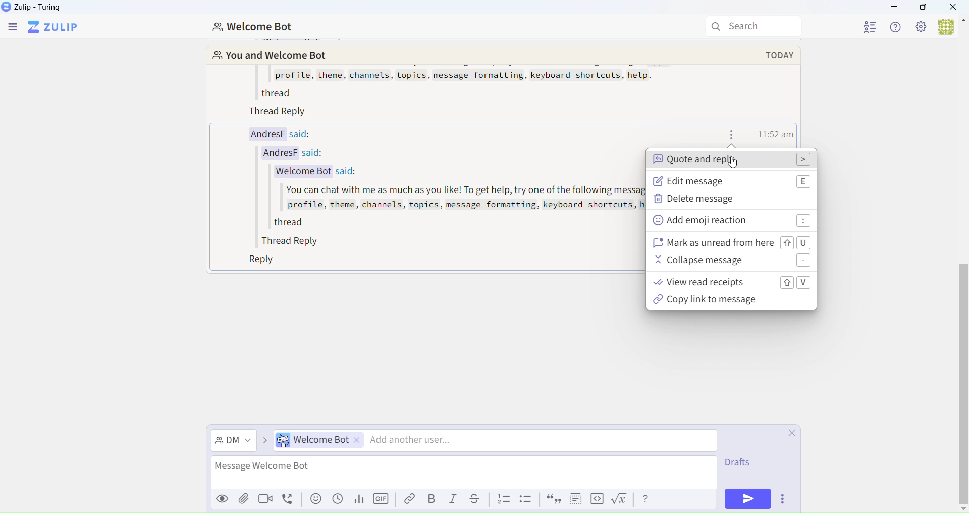  What do you see at coordinates (408, 499) in the screenshot?
I see `Link` at bounding box center [408, 499].